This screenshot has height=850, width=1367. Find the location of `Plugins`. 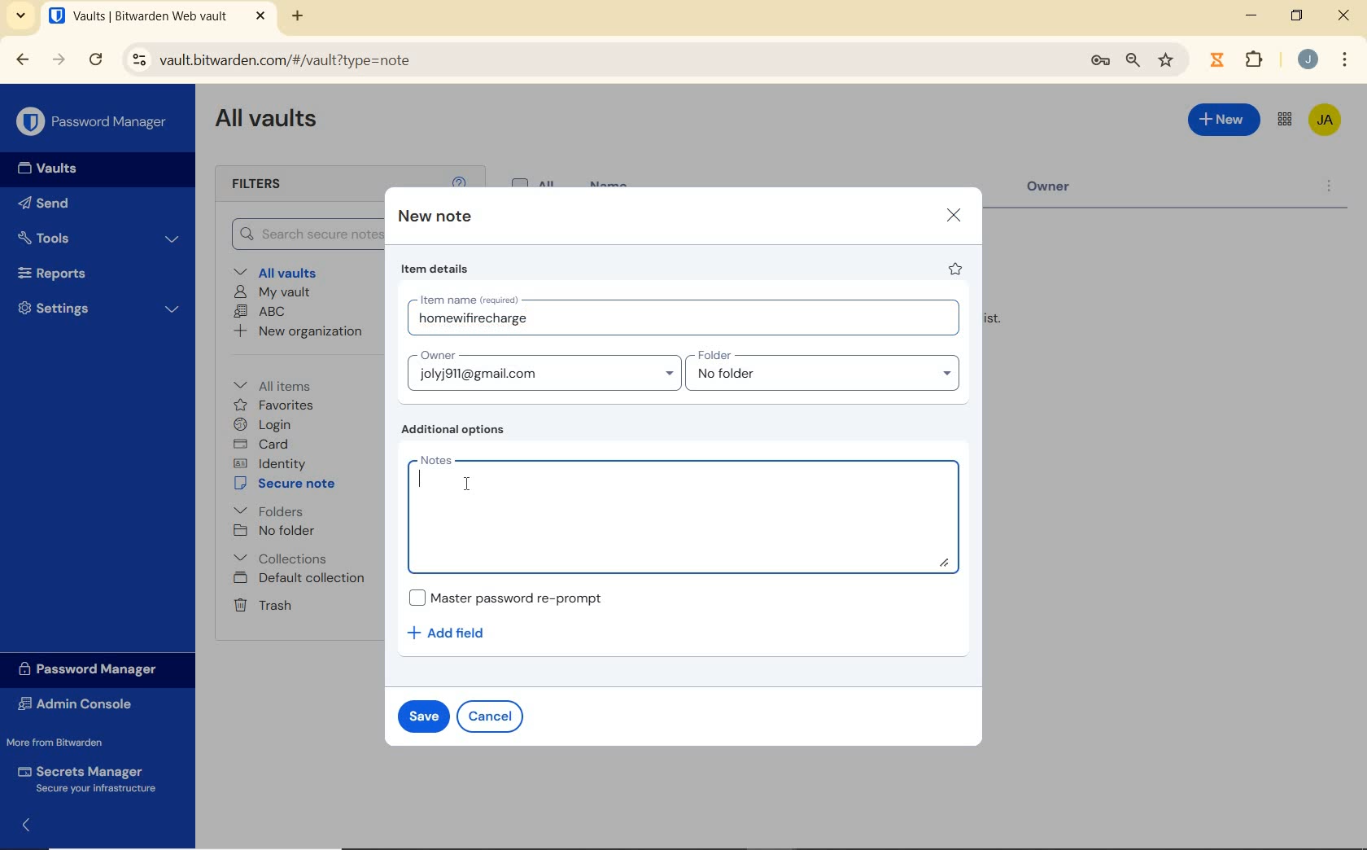

Plugins is located at coordinates (1257, 58).